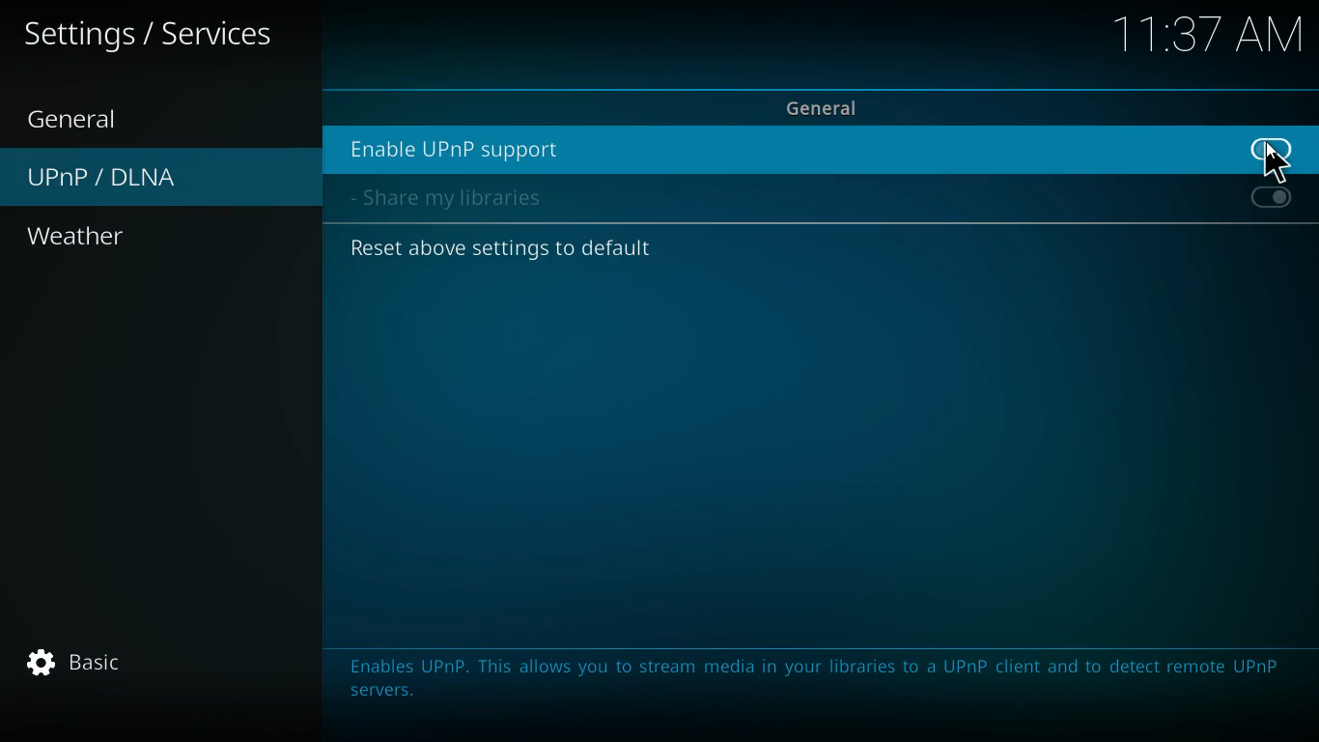 This screenshot has width=1319, height=742. Describe the element at coordinates (98, 118) in the screenshot. I see `general` at that location.